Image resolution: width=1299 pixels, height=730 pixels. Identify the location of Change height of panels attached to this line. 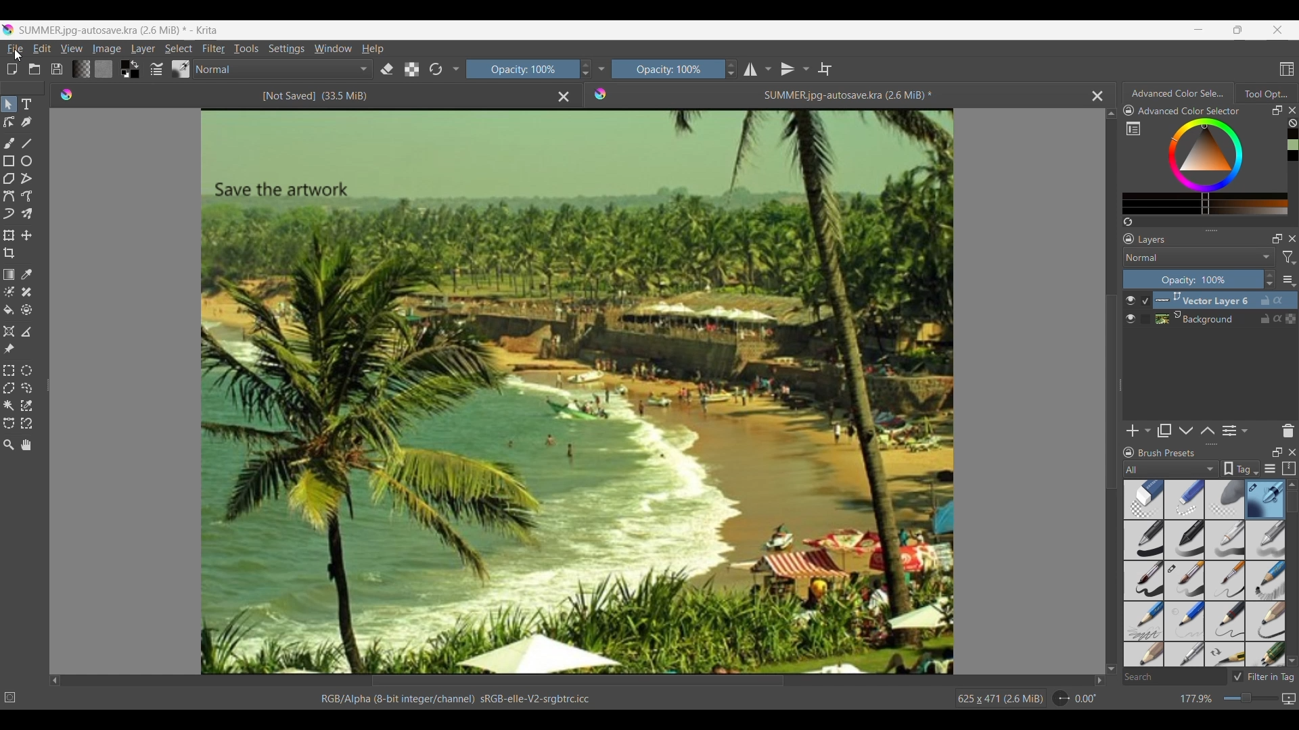
(1194, 230).